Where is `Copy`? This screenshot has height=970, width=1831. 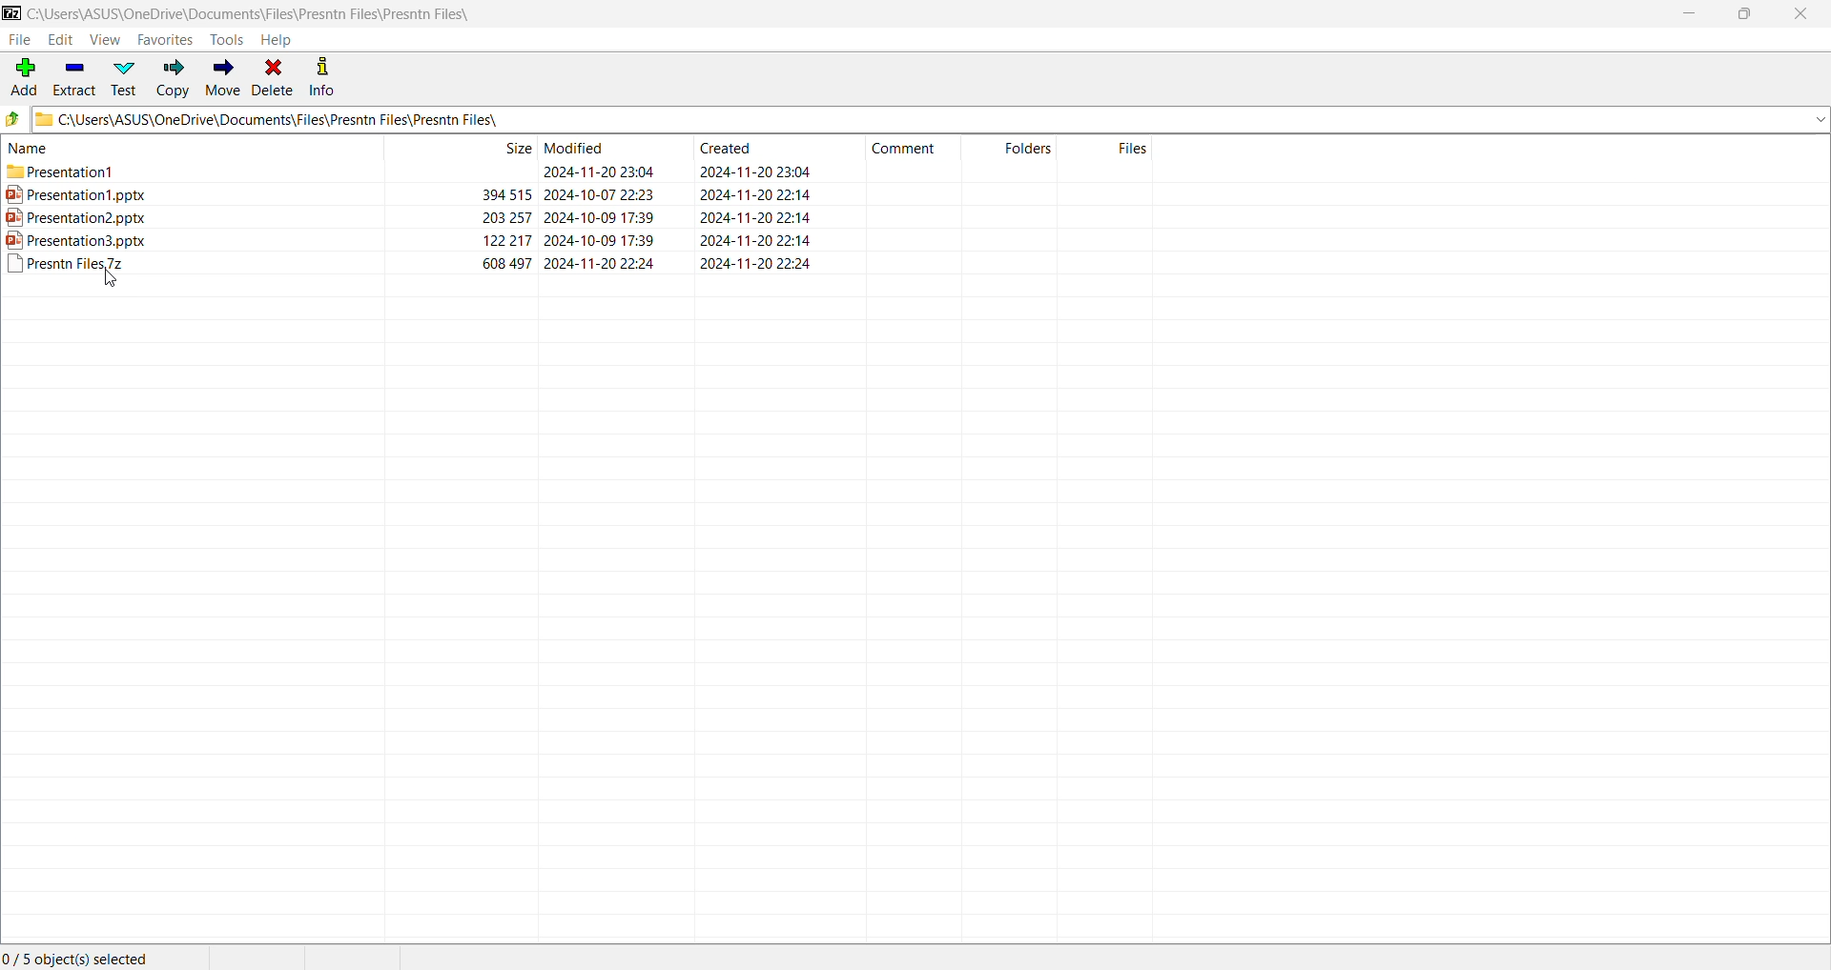
Copy is located at coordinates (172, 78).